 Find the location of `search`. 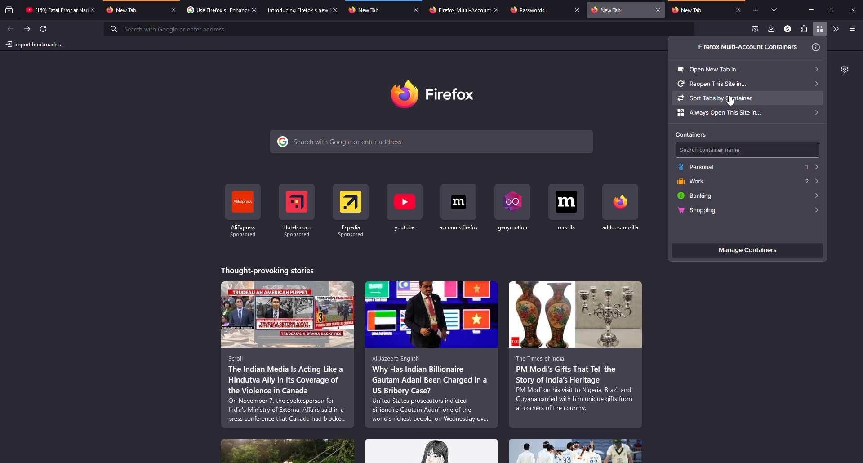

search is located at coordinates (748, 150).